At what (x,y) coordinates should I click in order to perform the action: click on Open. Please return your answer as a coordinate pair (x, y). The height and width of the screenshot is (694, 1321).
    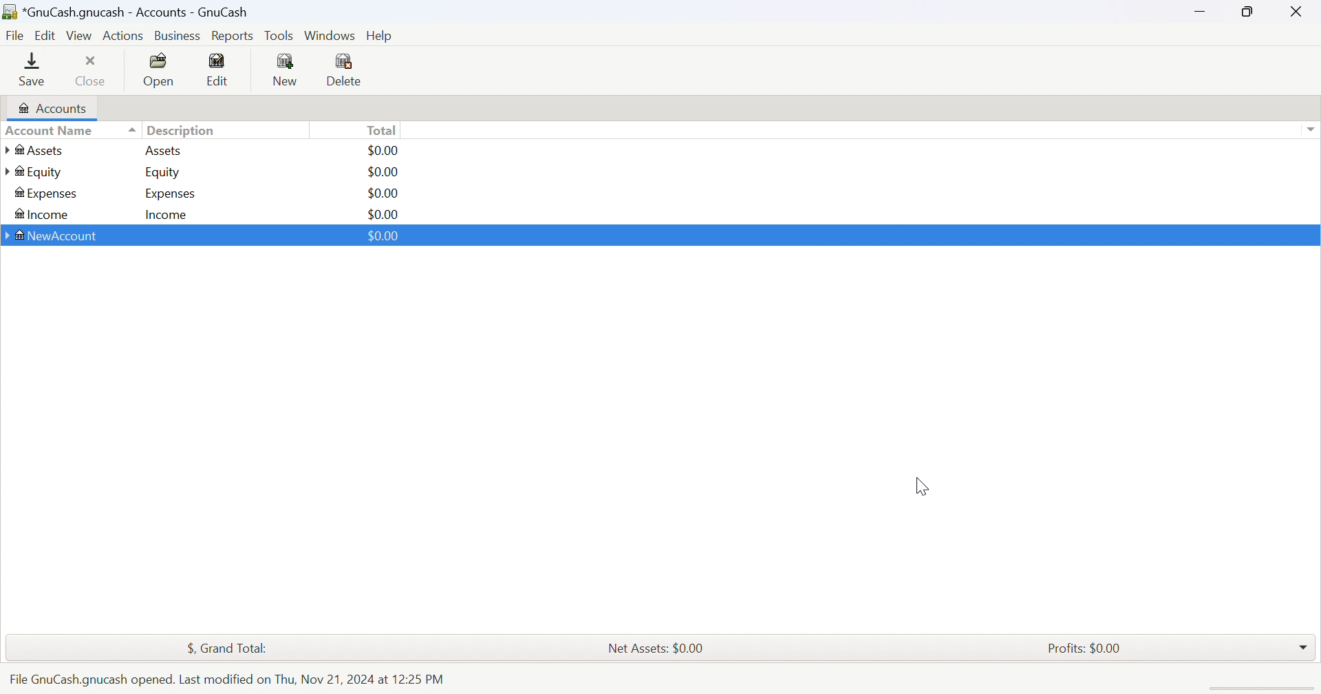
    Looking at the image, I should click on (160, 70).